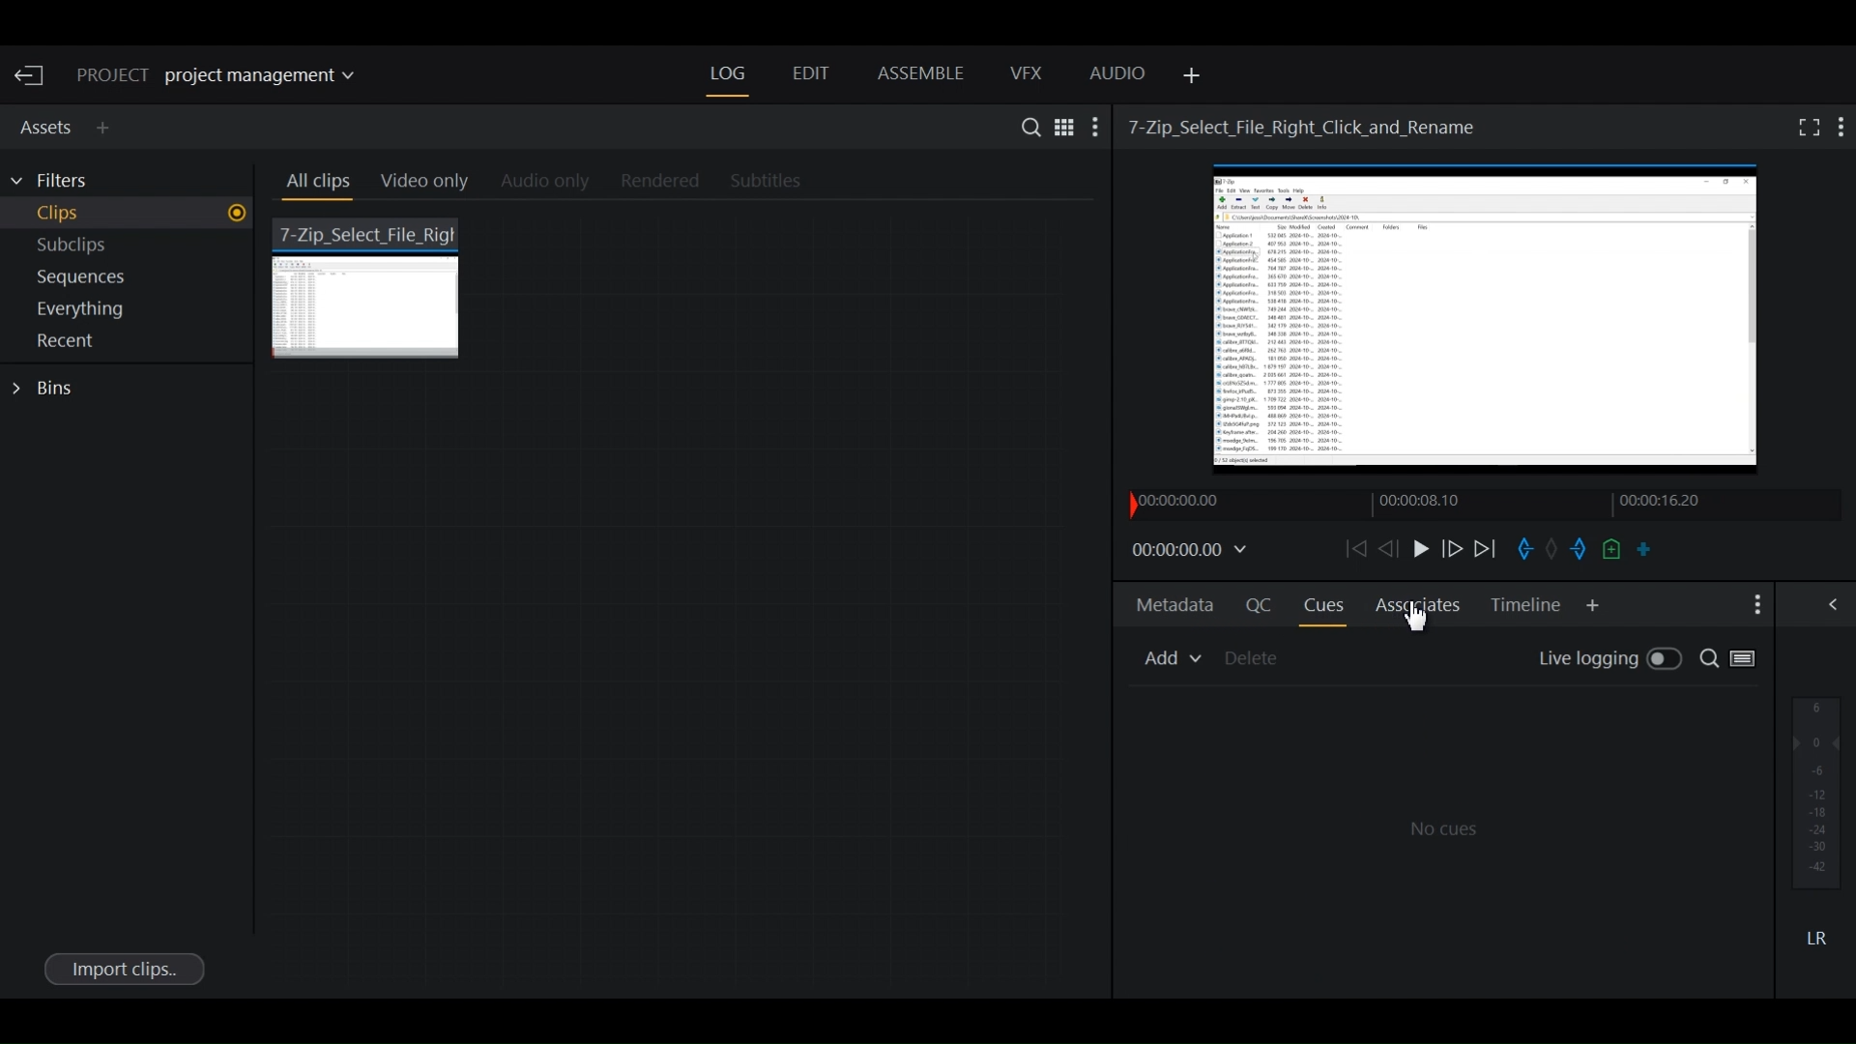 This screenshot has width=1856, height=1044. What do you see at coordinates (1171, 658) in the screenshot?
I see `Add` at bounding box center [1171, 658].